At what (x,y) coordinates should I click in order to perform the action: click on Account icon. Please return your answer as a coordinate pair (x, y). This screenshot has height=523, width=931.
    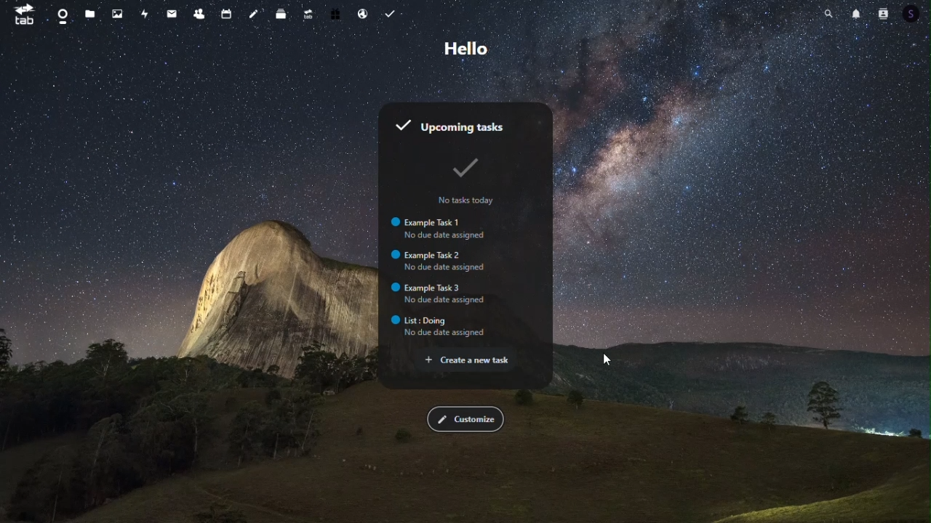
    Looking at the image, I should click on (913, 14).